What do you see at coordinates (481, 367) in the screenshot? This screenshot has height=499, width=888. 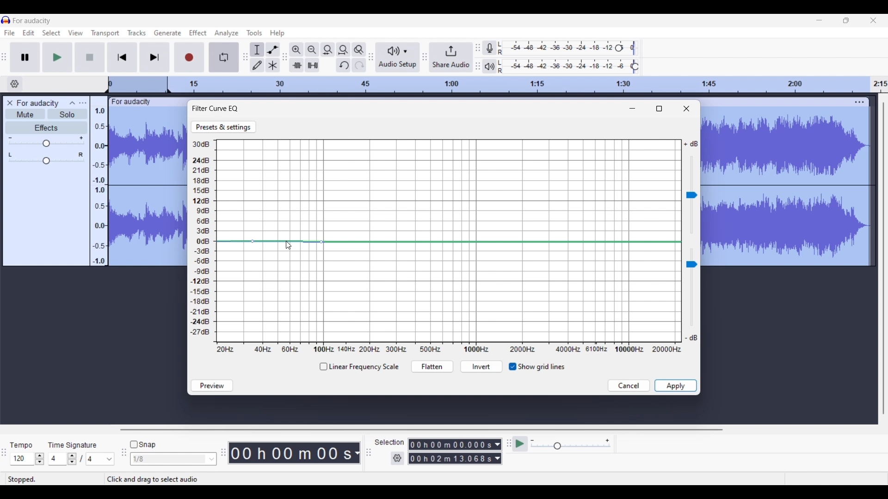 I see `Invert` at bounding box center [481, 367].